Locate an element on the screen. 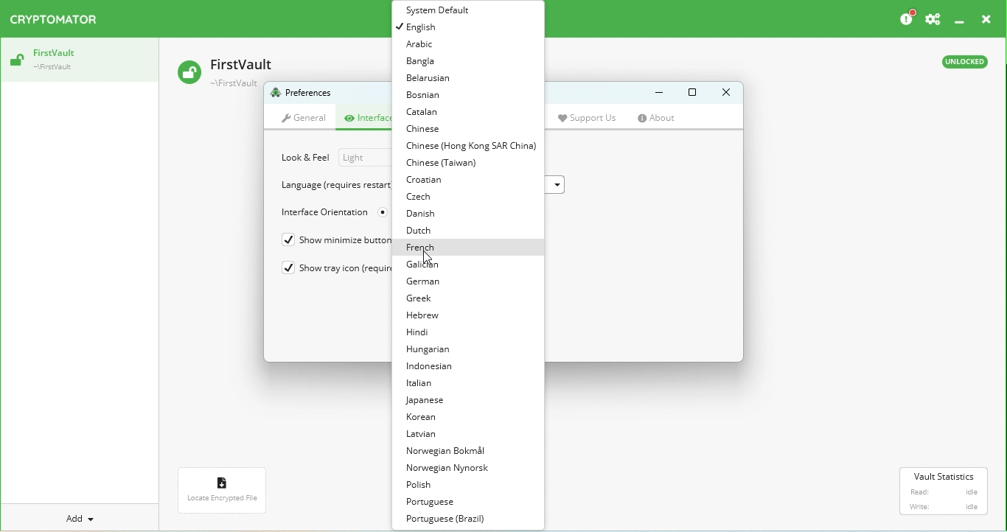 This screenshot has width=1007, height=532. Greek is located at coordinates (420, 301).